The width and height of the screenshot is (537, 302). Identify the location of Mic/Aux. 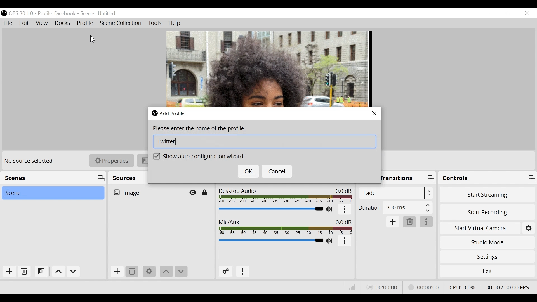
(270, 240).